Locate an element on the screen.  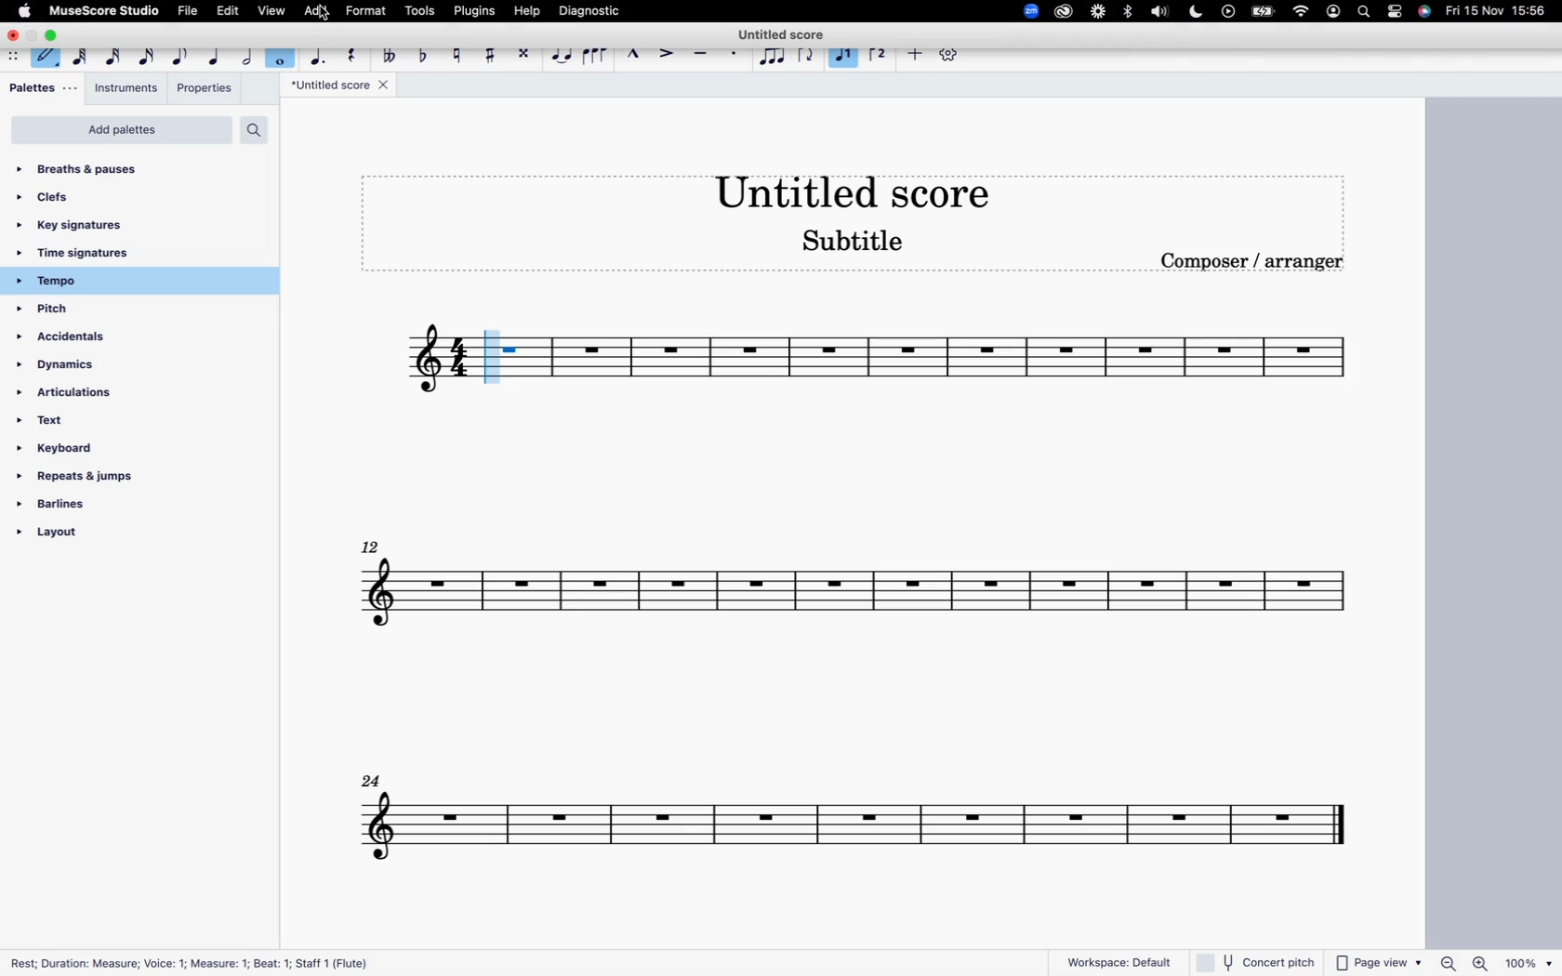
volumne is located at coordinates (1162, 12).